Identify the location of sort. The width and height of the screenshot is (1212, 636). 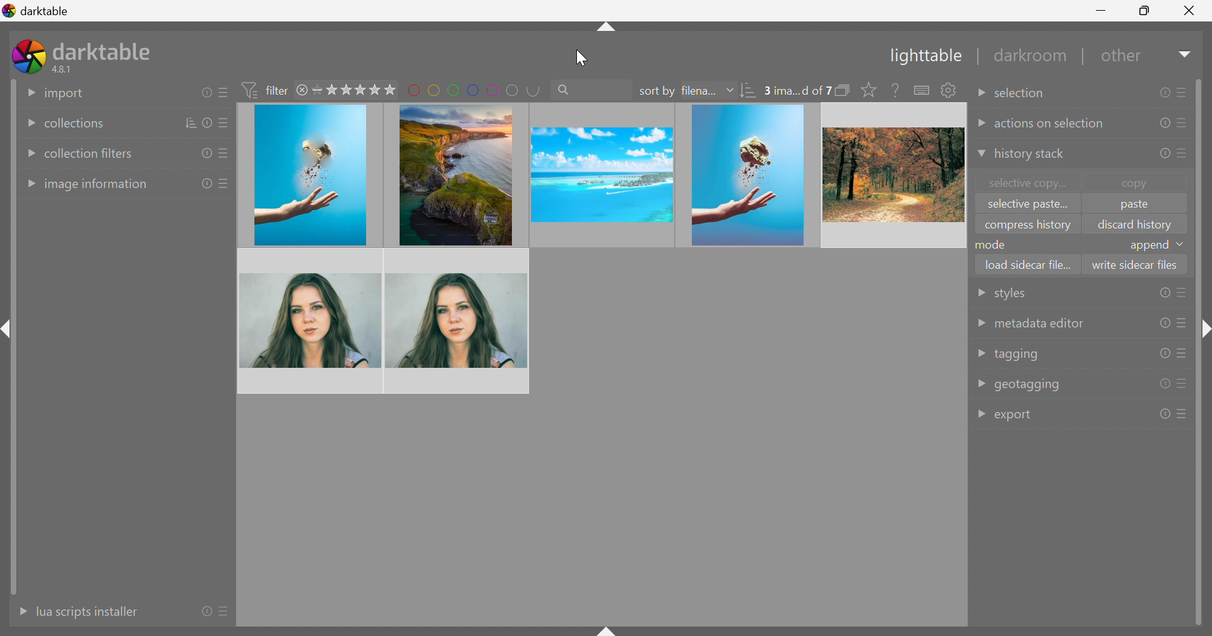
(749, 92).